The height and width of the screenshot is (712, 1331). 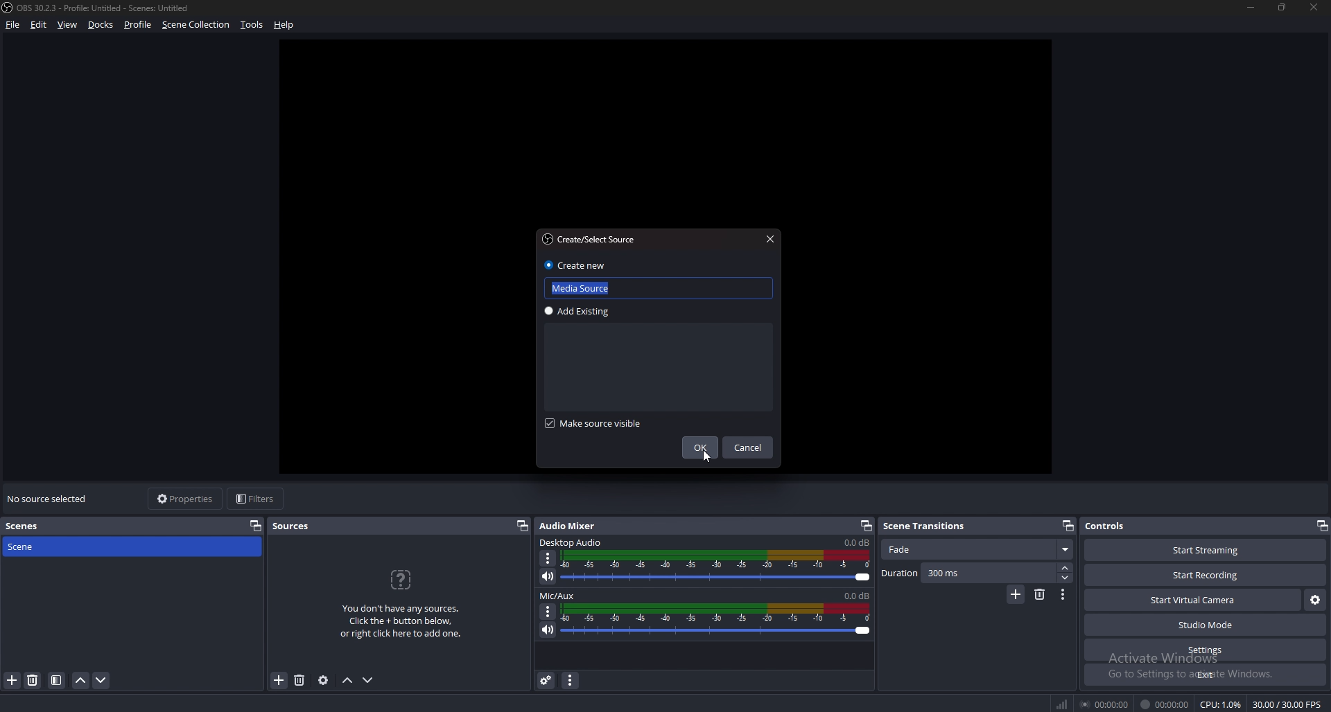 I want to click on Duration, so click(x=969, y=573).